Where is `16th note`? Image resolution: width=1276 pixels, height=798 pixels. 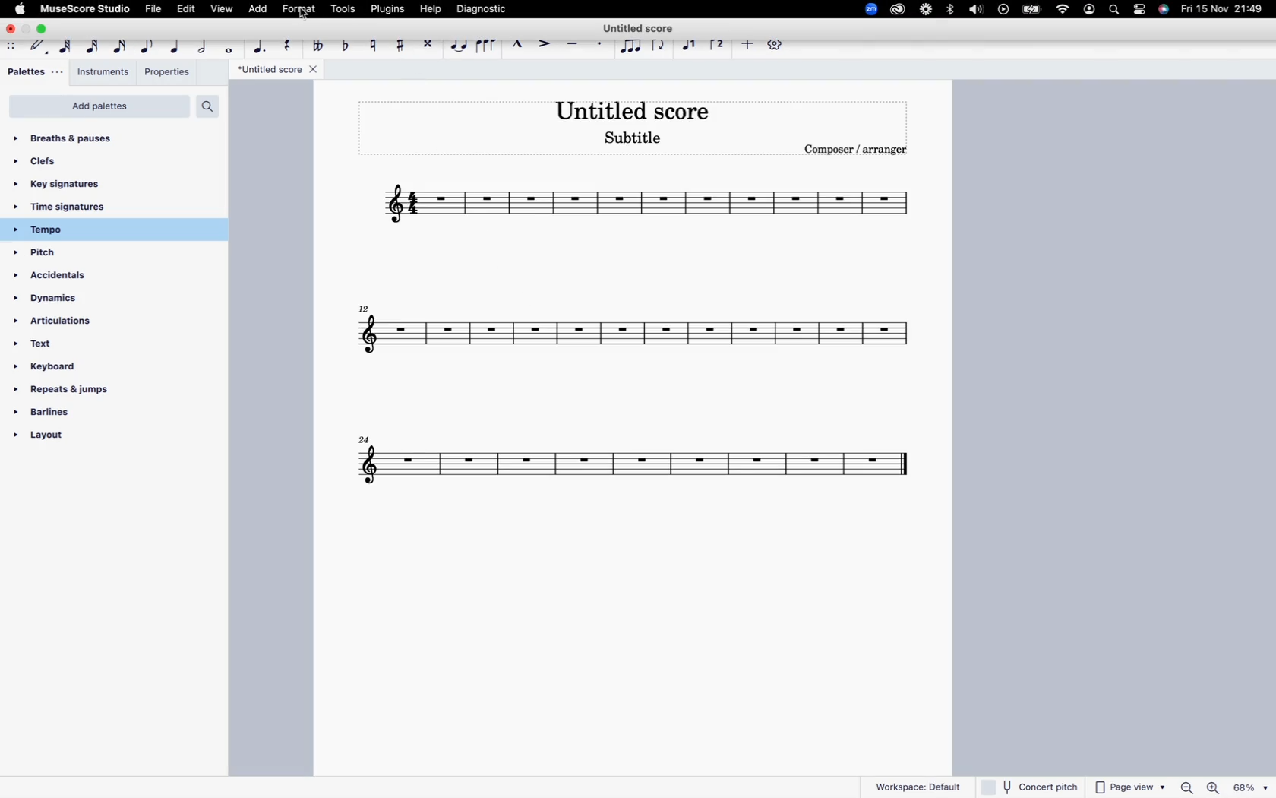
16th note is located at coordinates (120, 44).